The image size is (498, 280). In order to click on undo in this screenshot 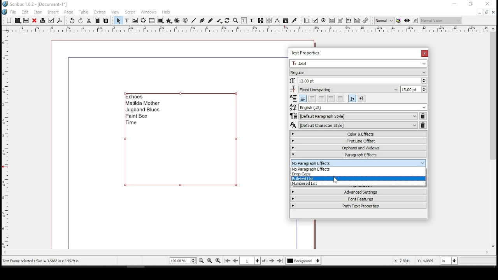, I will do `click(72, 21)`.